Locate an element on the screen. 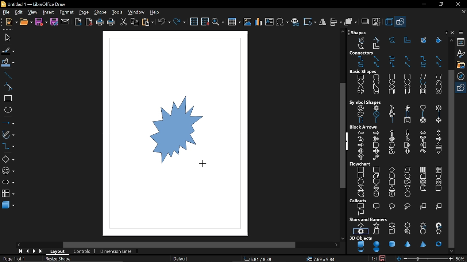 This screenshot has width=467, height=262. save is located at coordinates (42, 21).